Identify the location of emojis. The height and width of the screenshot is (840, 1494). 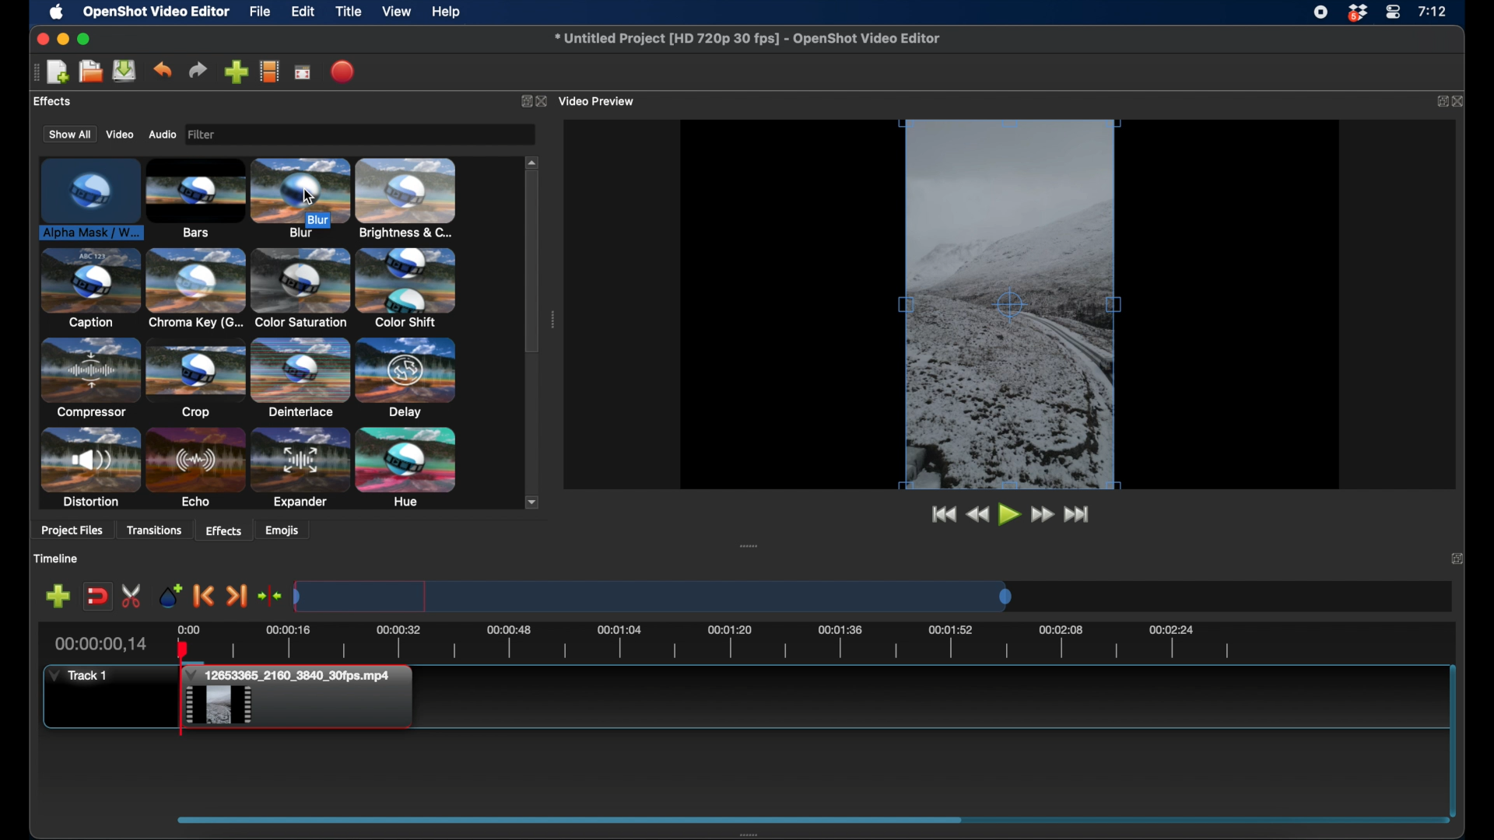
(283, 530).